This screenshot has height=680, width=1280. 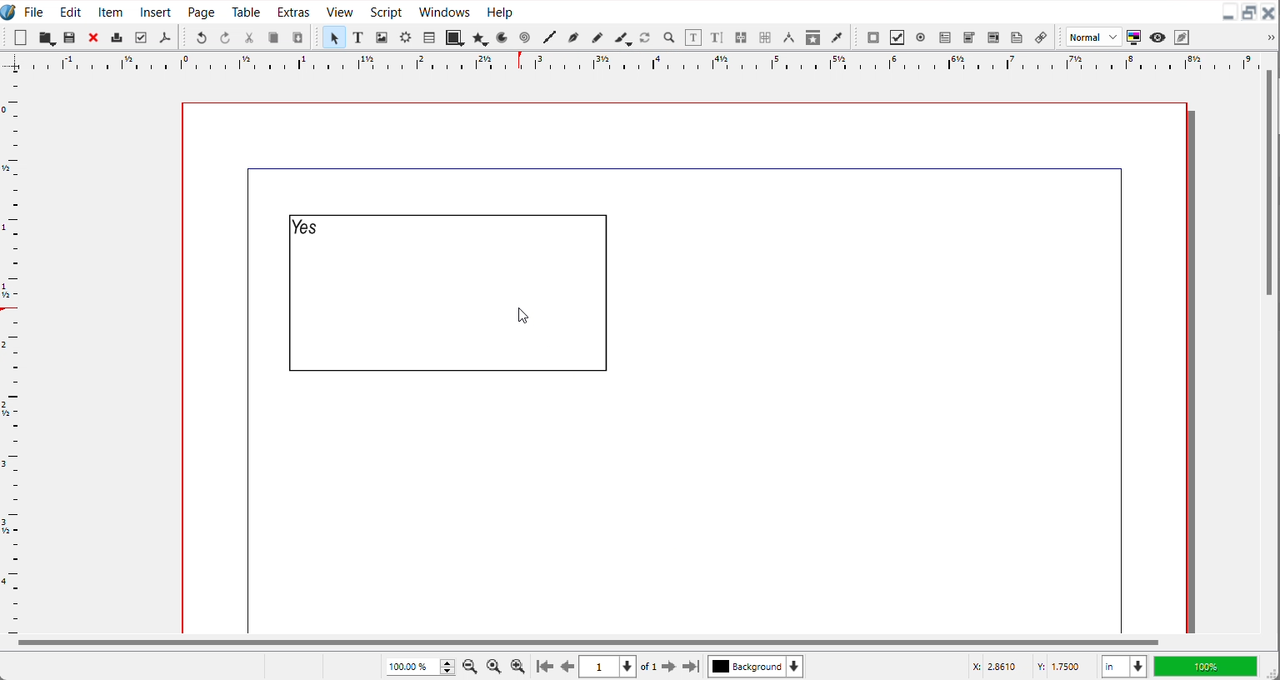 What do you see at coordinates (140, 37) in the screenshot?
I see `Preflight verifier` at bounding box center [140, 37].